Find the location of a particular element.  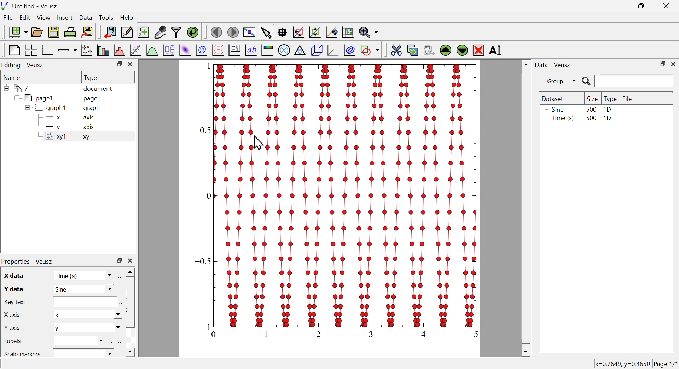

plot box plots is located at coordinates (168, 49).